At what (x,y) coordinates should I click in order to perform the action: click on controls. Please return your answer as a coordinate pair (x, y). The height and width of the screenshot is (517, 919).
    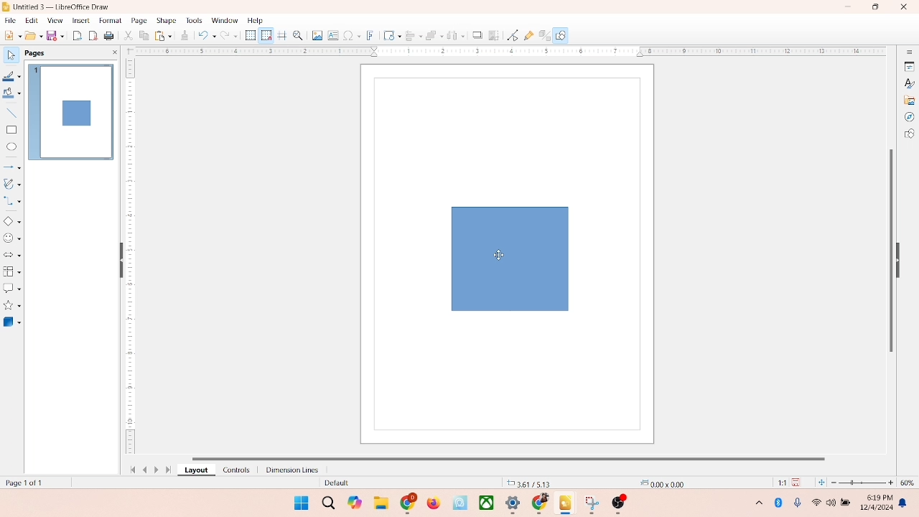
    Looking at the image, I should click on (233, 470).